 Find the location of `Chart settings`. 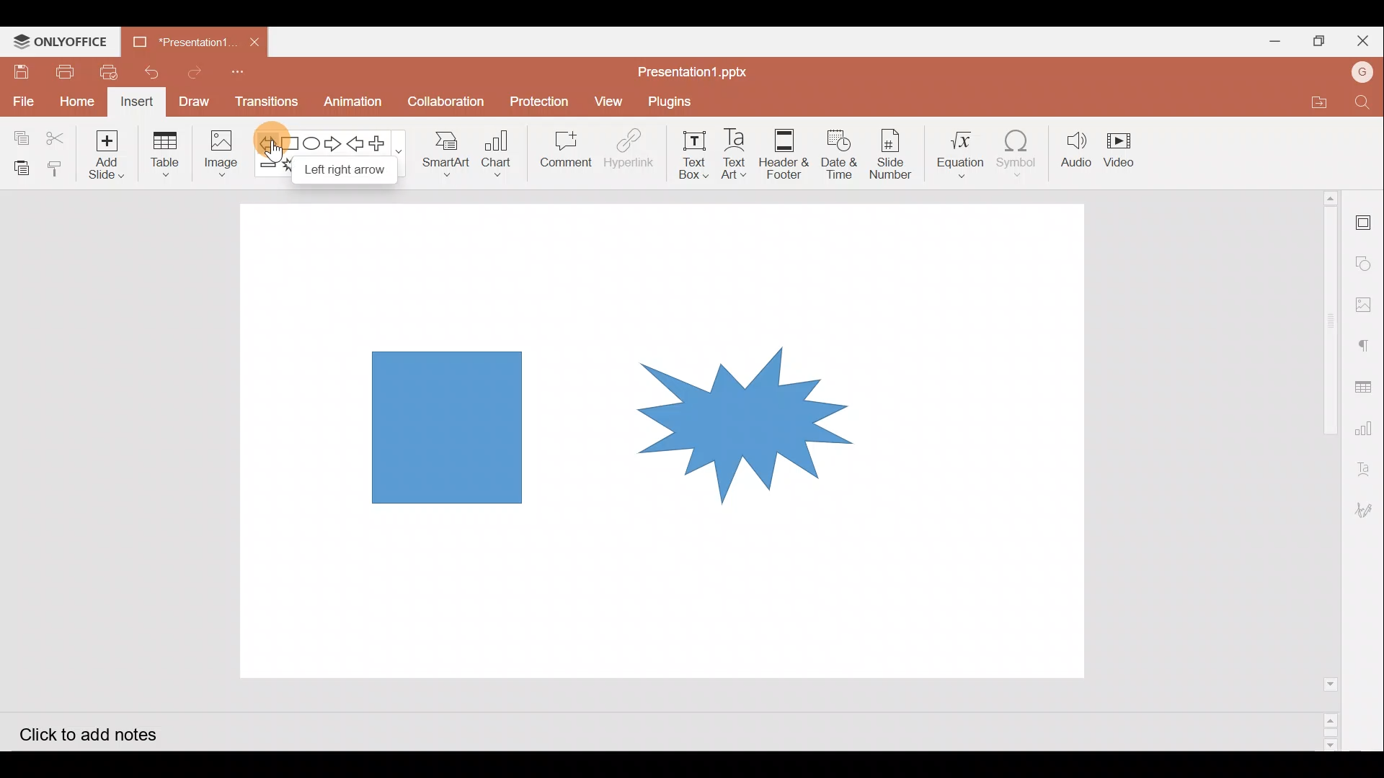

Chart settings is located at coordinates (1368, 426).